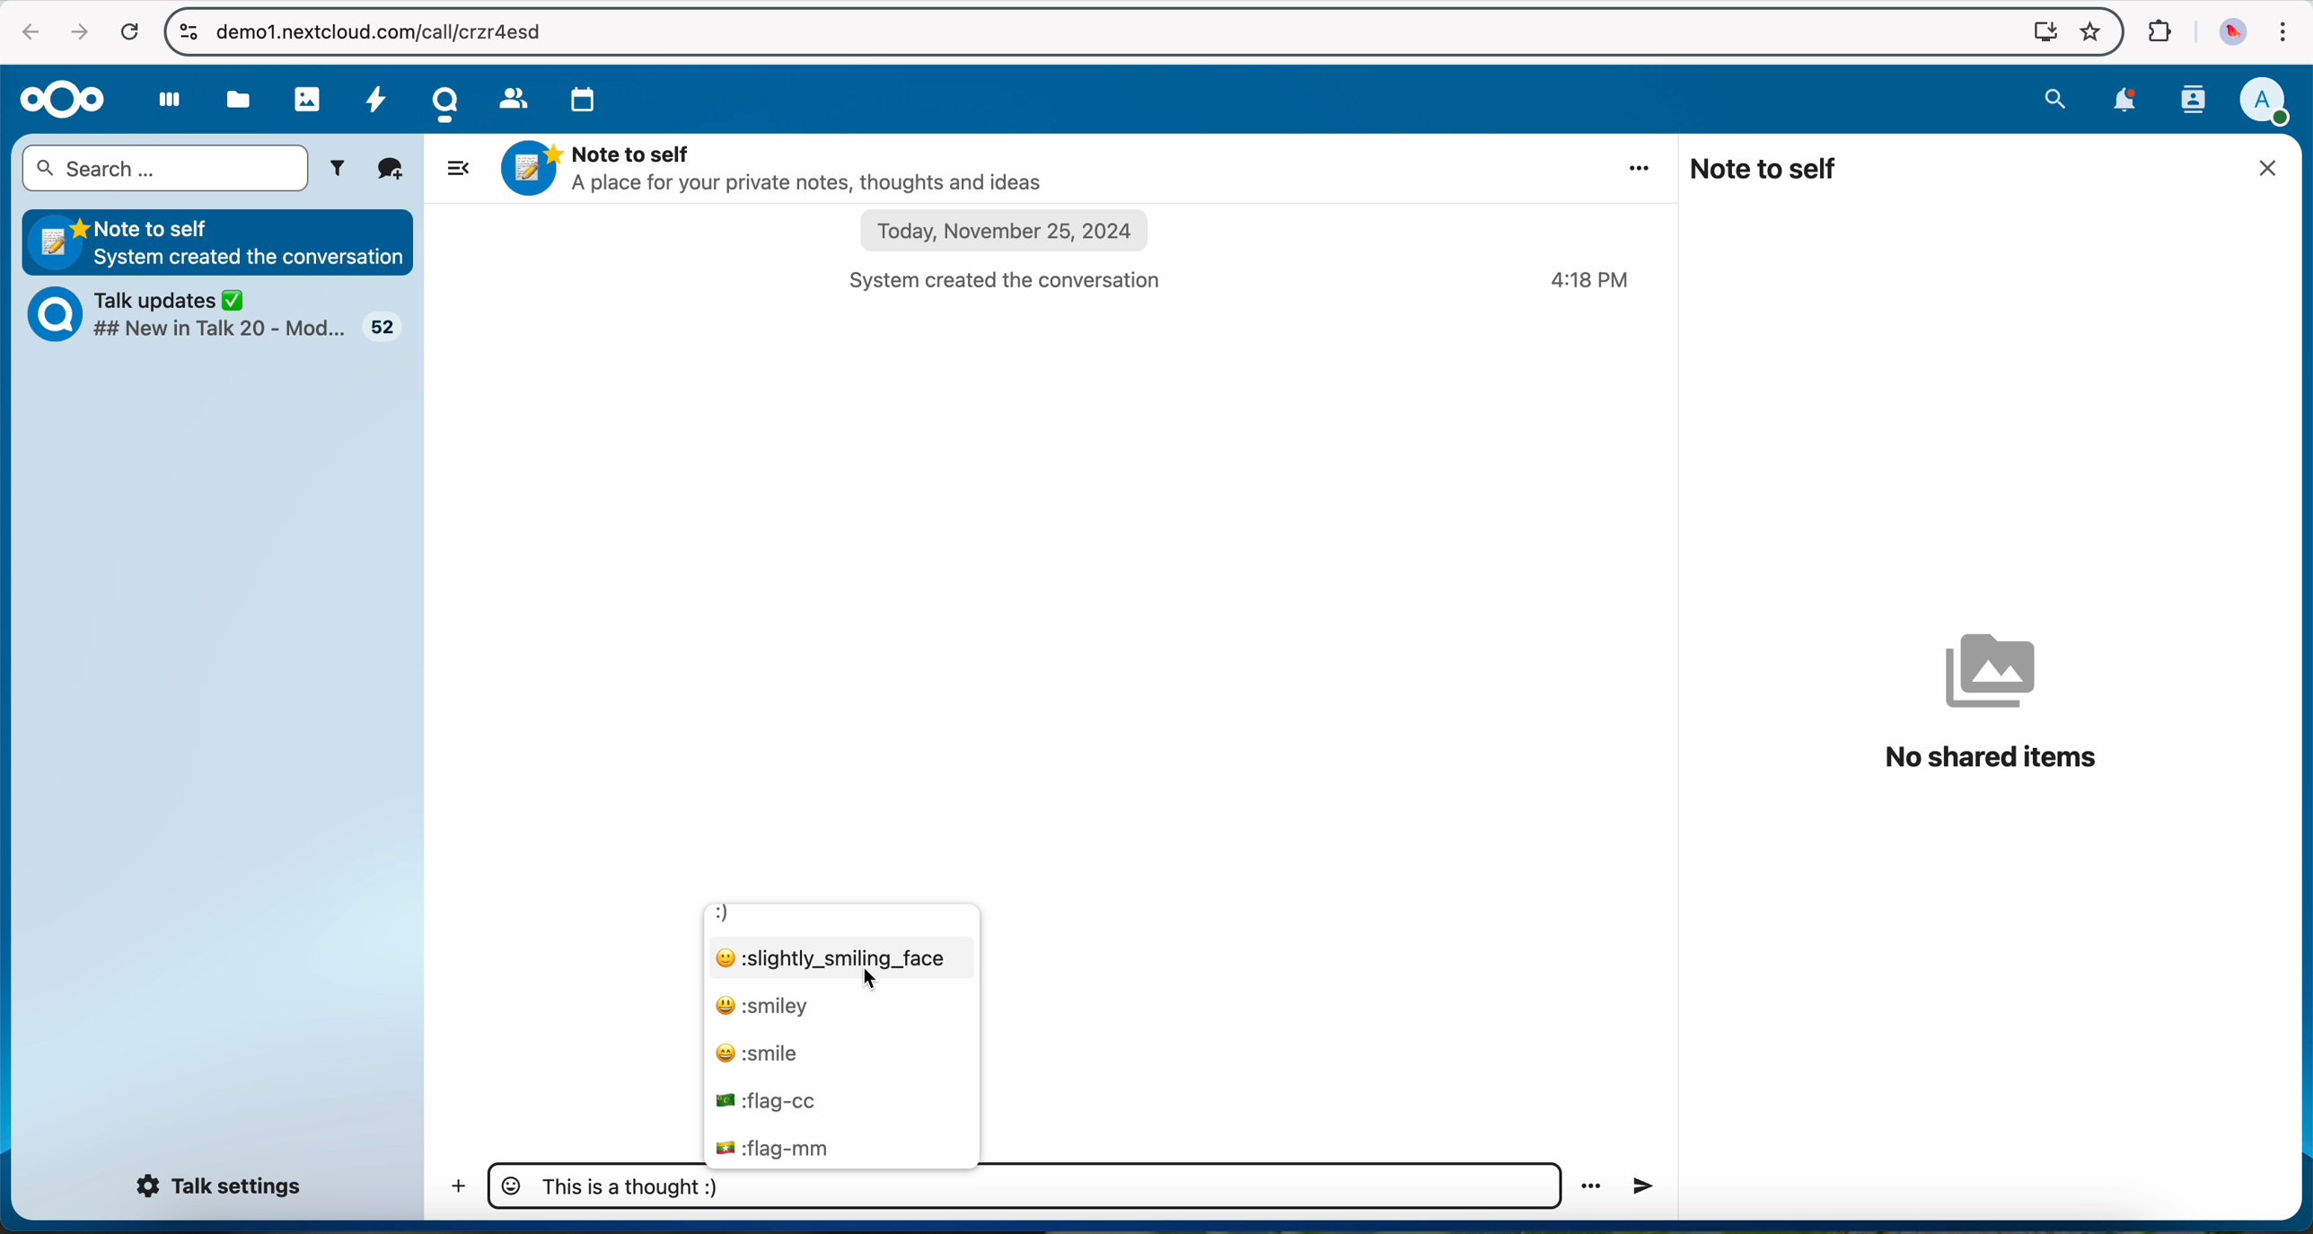 The height and width of the screenshot is (1234, 2313). Describe the element at coordinates (2089, 32) in the screenshot. I see `favorites` at that location.